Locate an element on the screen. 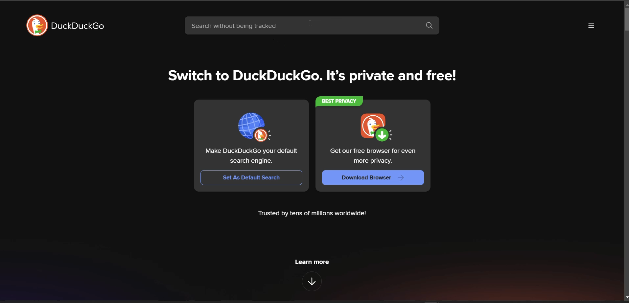 This screenshot has width=629, height=303. more options is located at coordinates (590, 27).